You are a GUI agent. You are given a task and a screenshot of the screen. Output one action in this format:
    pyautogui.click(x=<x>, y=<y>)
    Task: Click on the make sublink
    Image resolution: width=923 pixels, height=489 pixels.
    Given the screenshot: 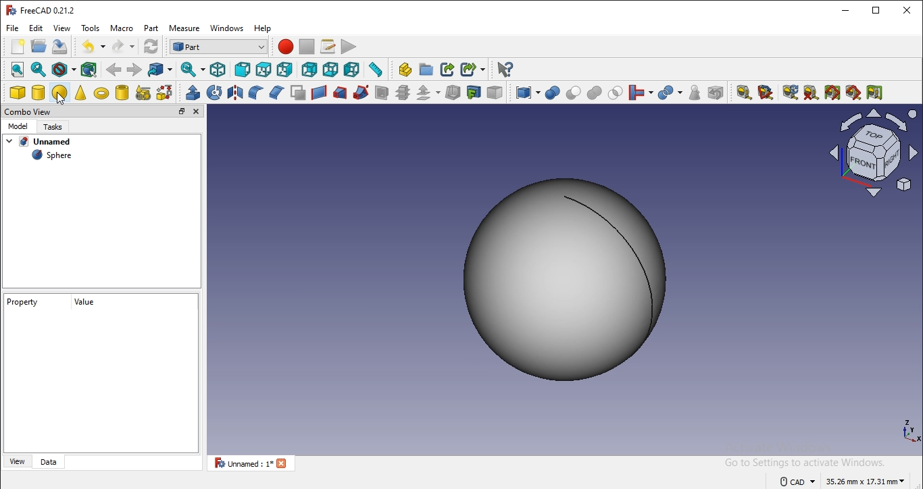 What is the action you would take?
    pyautogui.click(x=472, y=70)
    